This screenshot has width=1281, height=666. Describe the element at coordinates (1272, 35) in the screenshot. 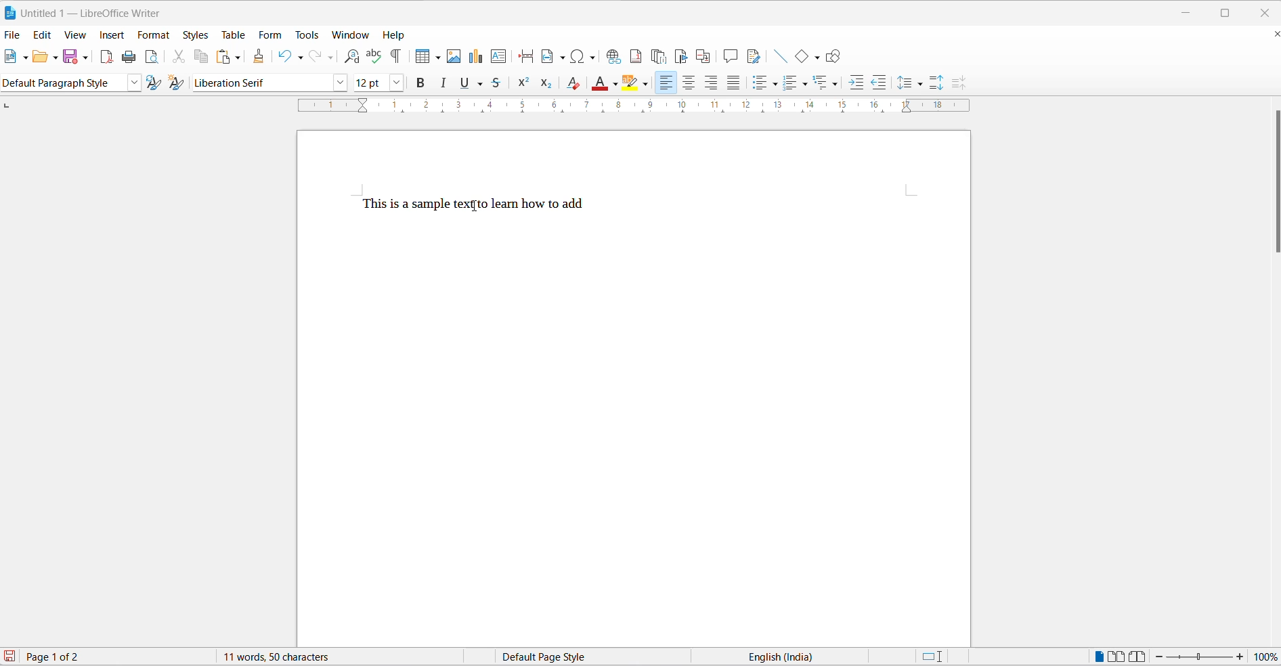

I see `close document` at that location.